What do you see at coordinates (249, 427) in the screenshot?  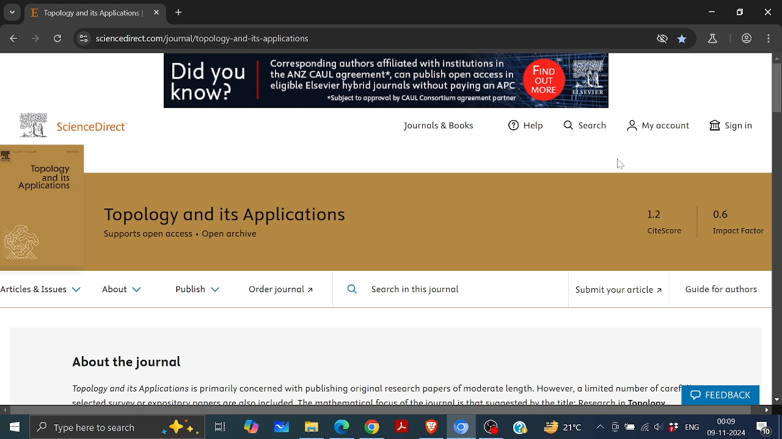 I see `Copilot` at bounding box center [249, 427].